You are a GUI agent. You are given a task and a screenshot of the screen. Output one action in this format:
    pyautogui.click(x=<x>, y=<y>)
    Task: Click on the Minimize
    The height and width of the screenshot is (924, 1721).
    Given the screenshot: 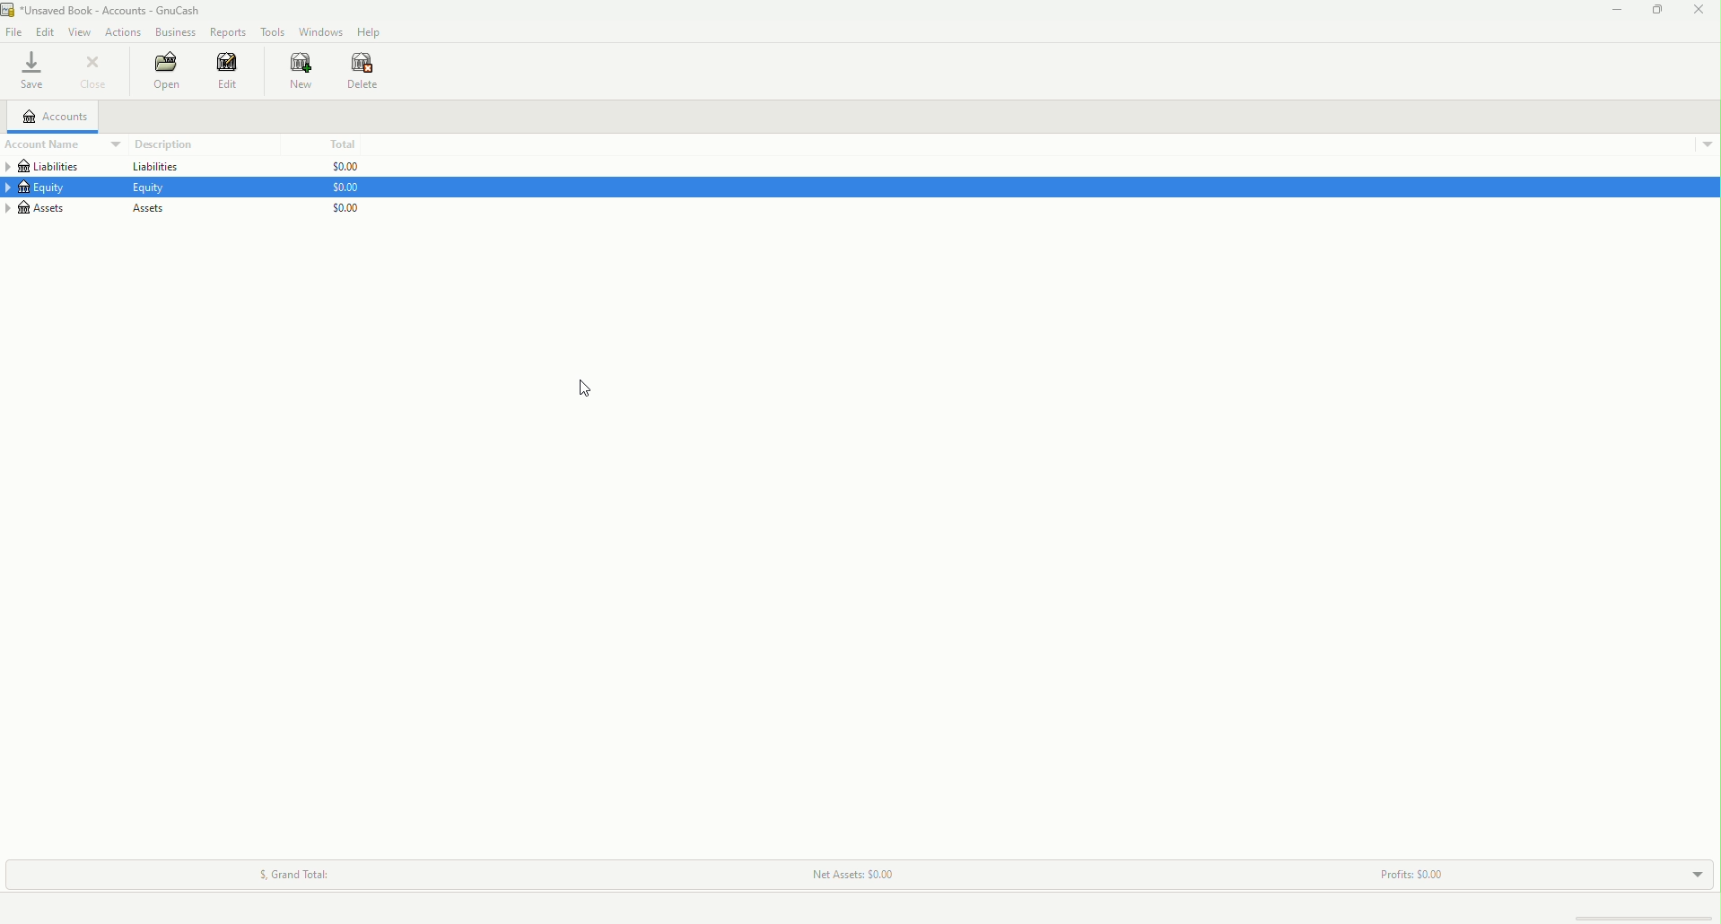 What is the action you would take?
    pyautogui.click(x=1612, y=11)
    